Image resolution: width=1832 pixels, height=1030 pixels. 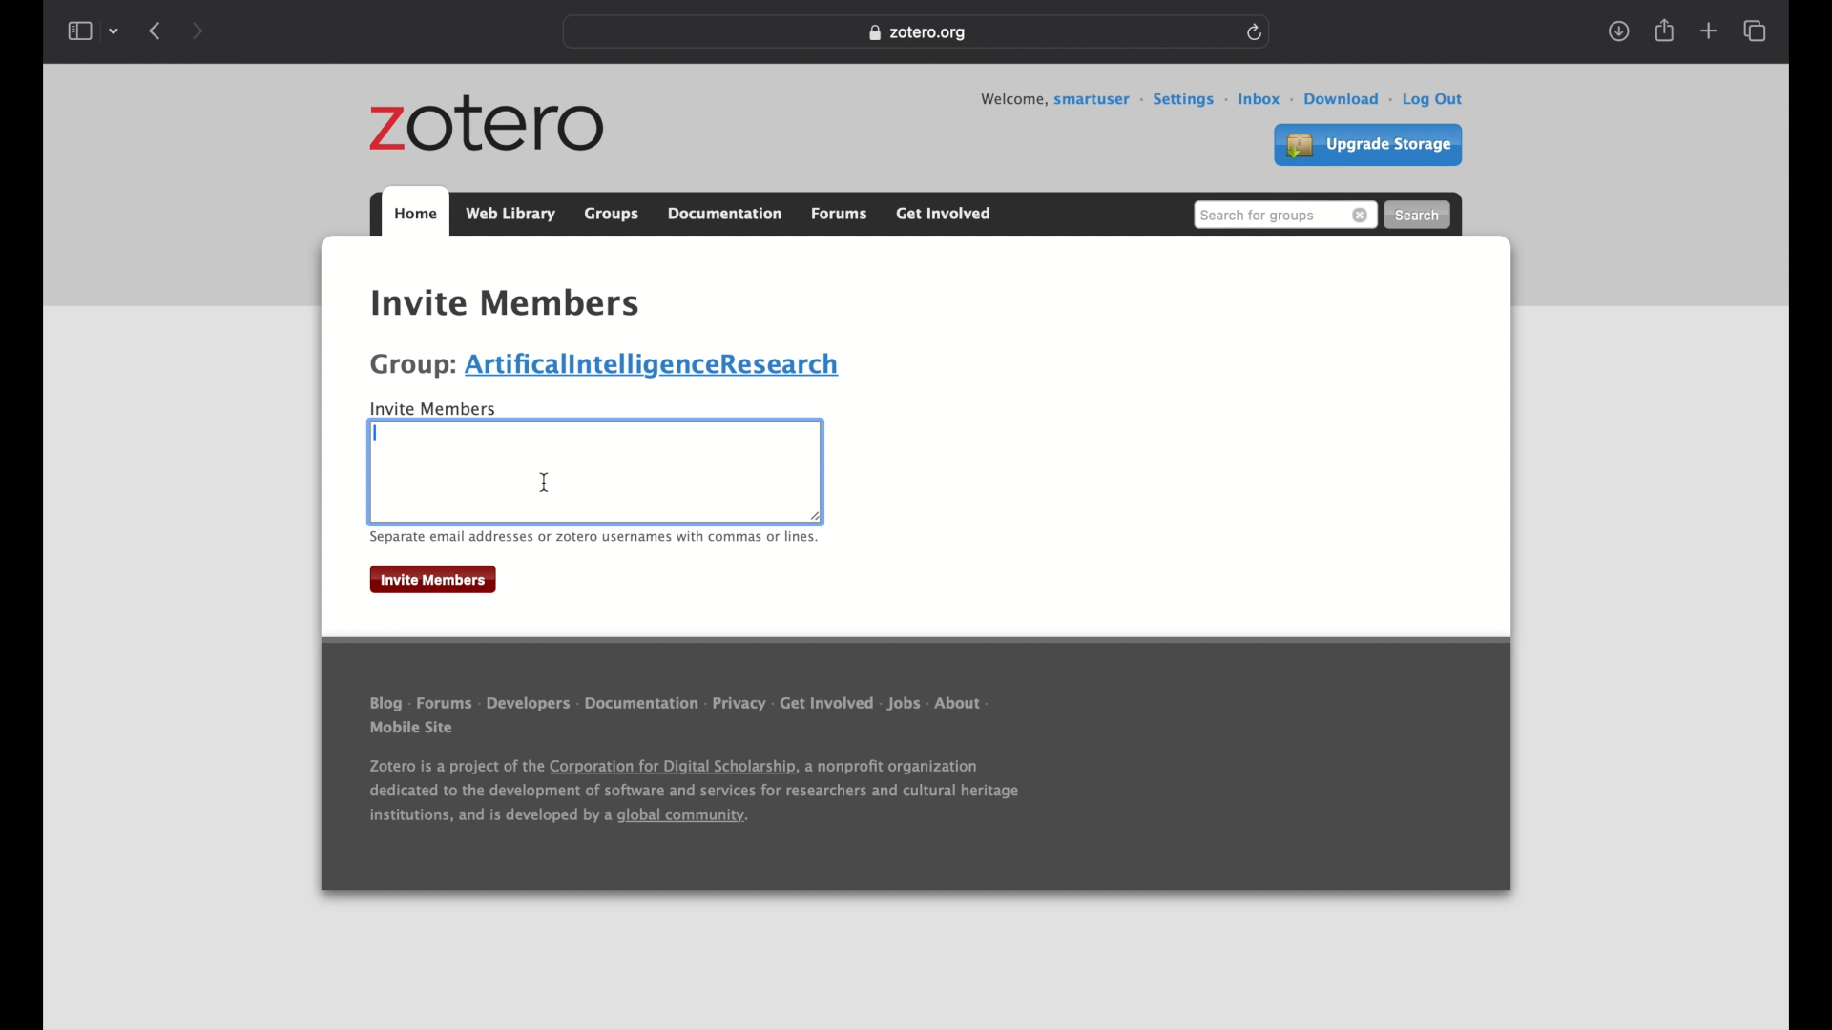 What do you see at coordinates (201, 31) in the screenshot?
I see `next ` at bounding box center [201, 31].